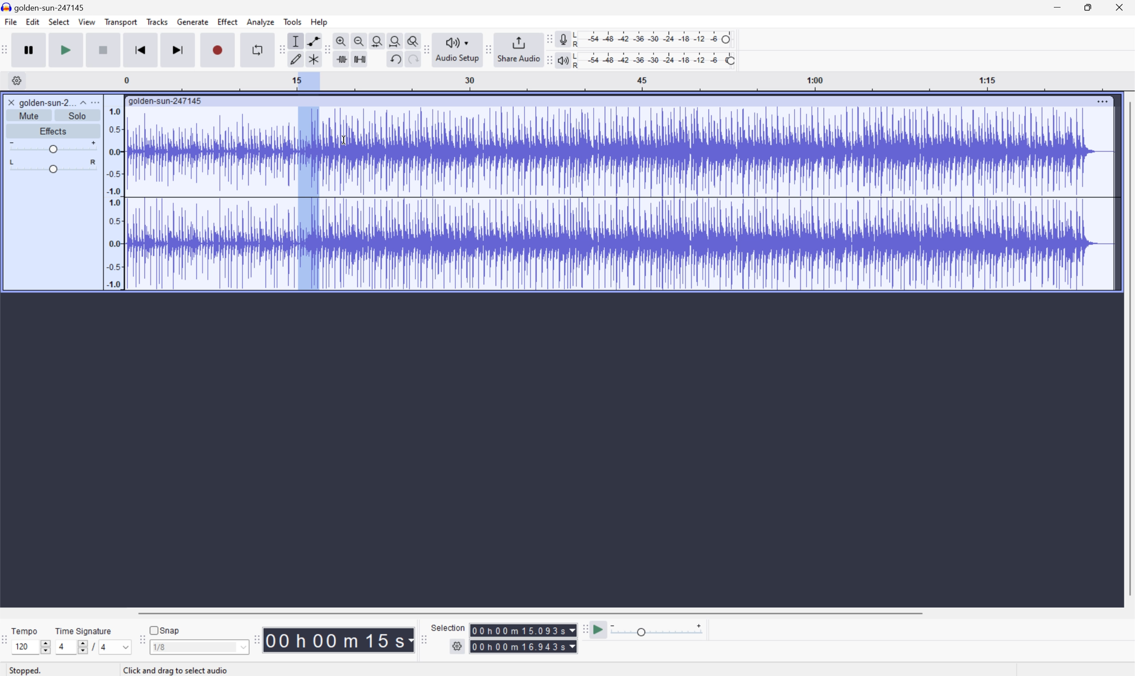  I want to click on View, so click(88, 24).